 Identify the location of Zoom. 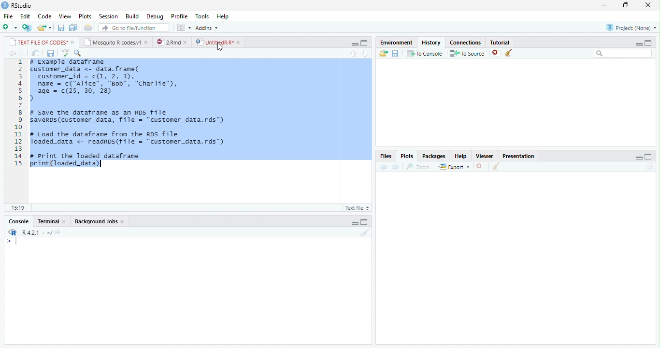
(418, 167).